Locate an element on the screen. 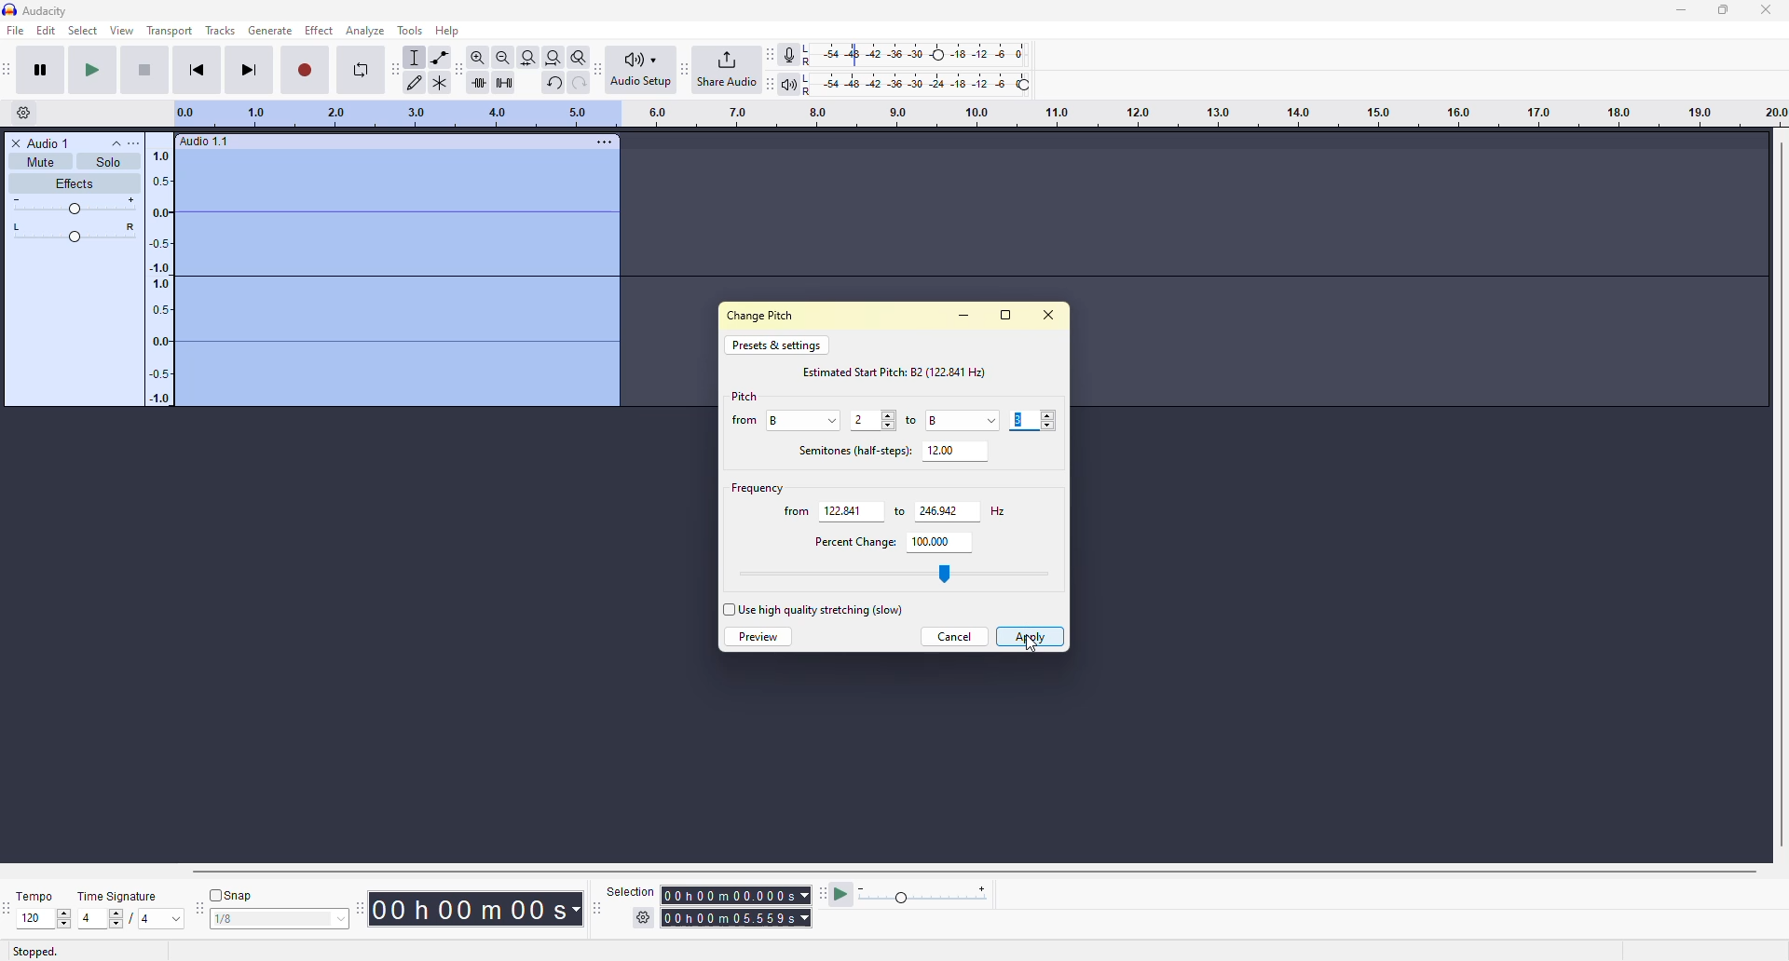  2 is located at coordinates (863, 420).